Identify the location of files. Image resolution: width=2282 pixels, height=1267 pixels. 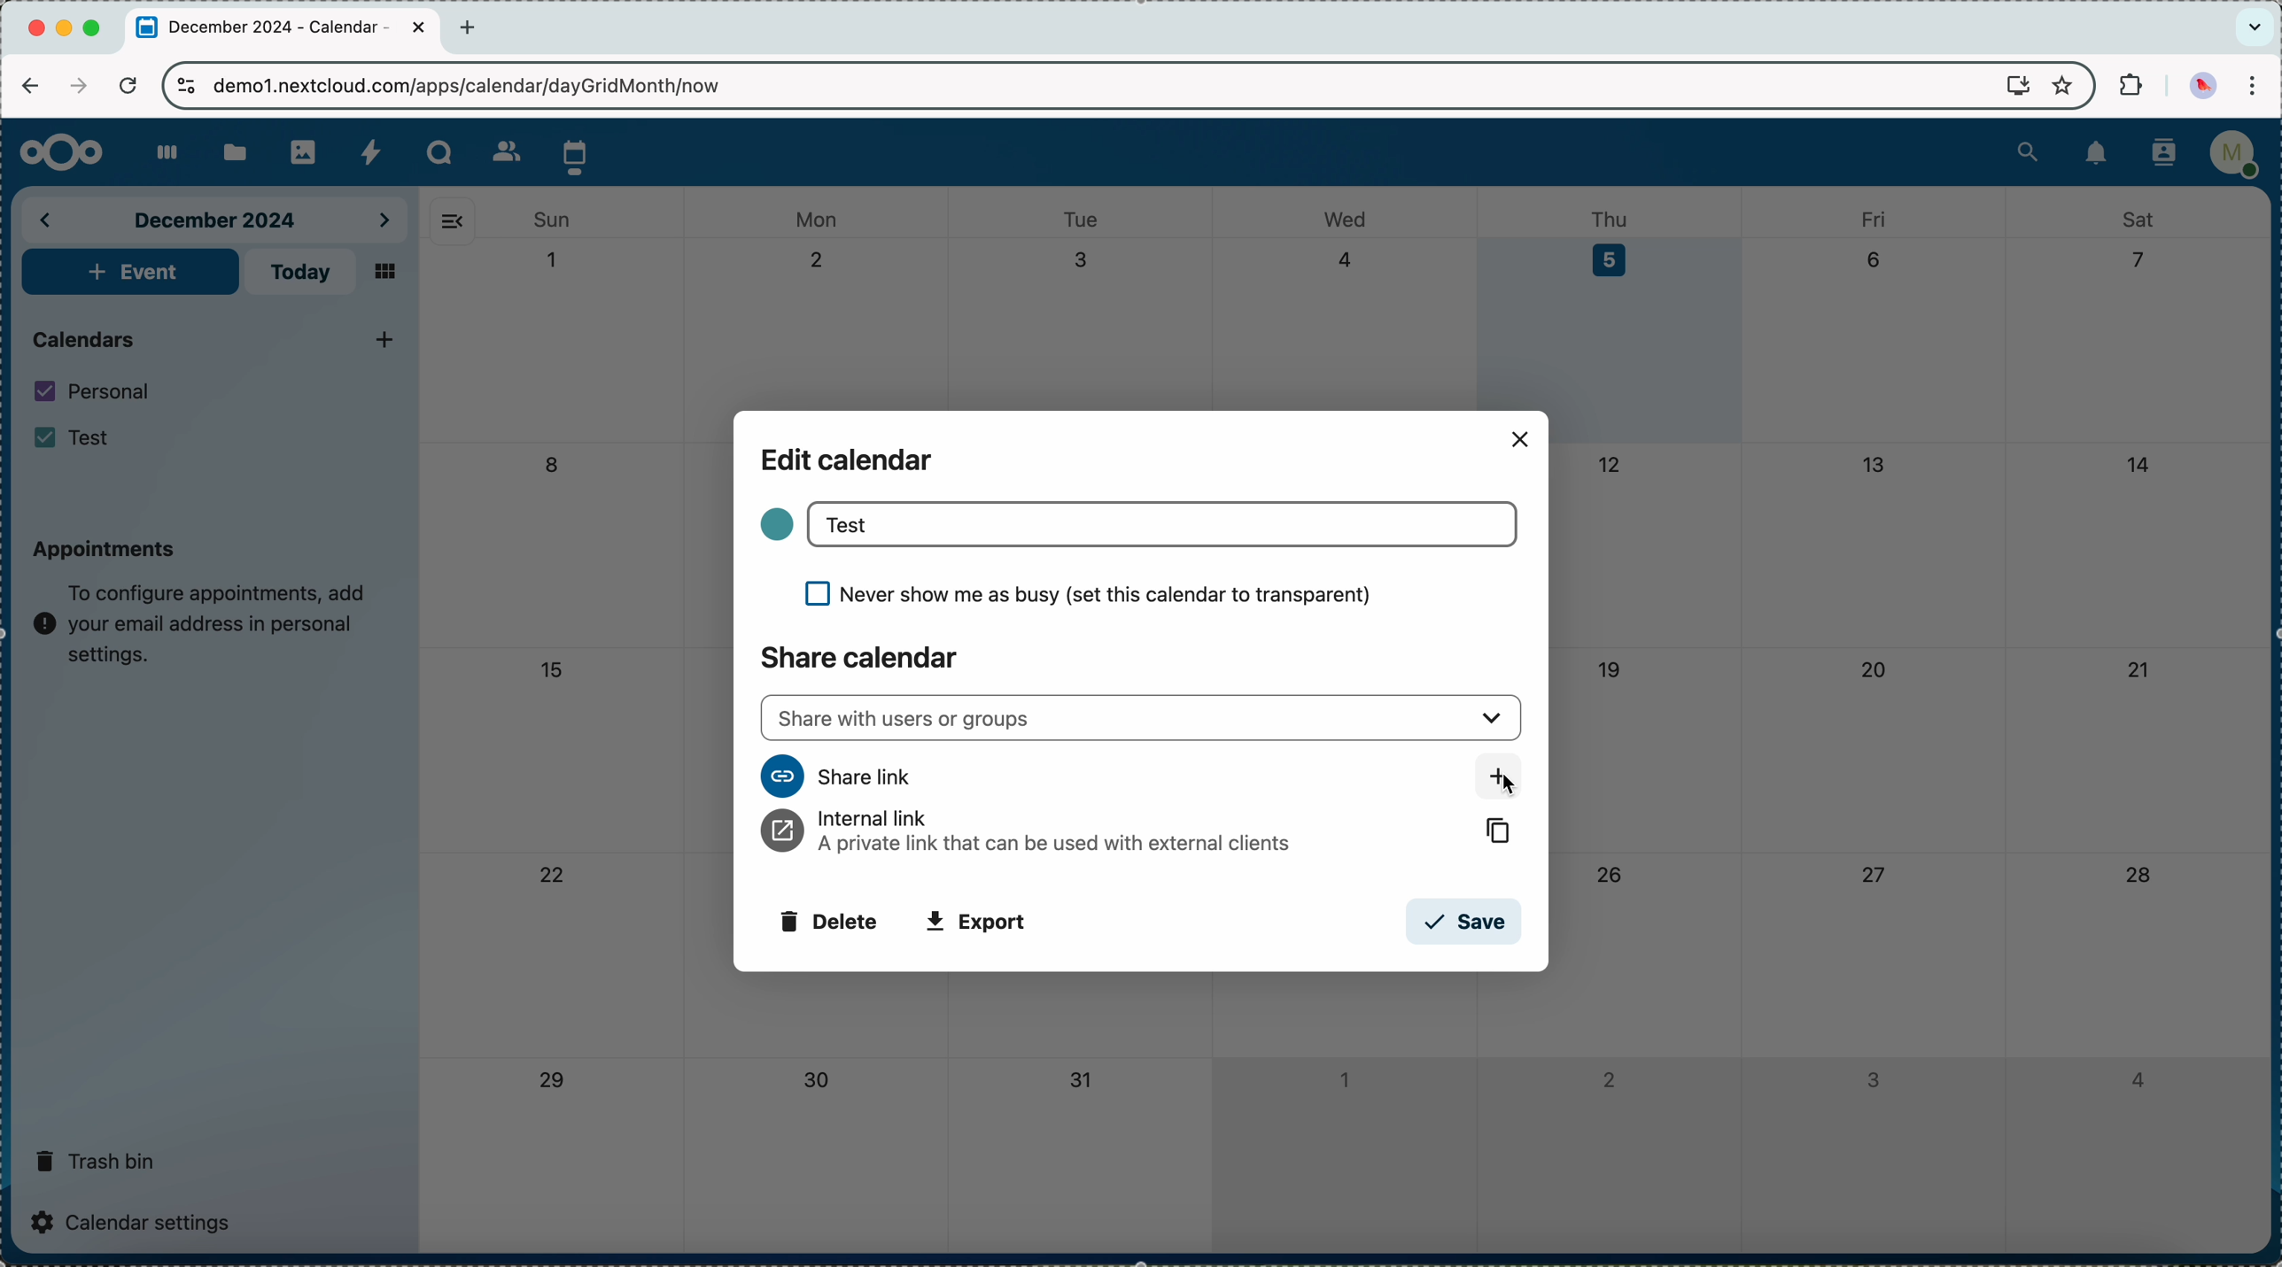
(232, 150).